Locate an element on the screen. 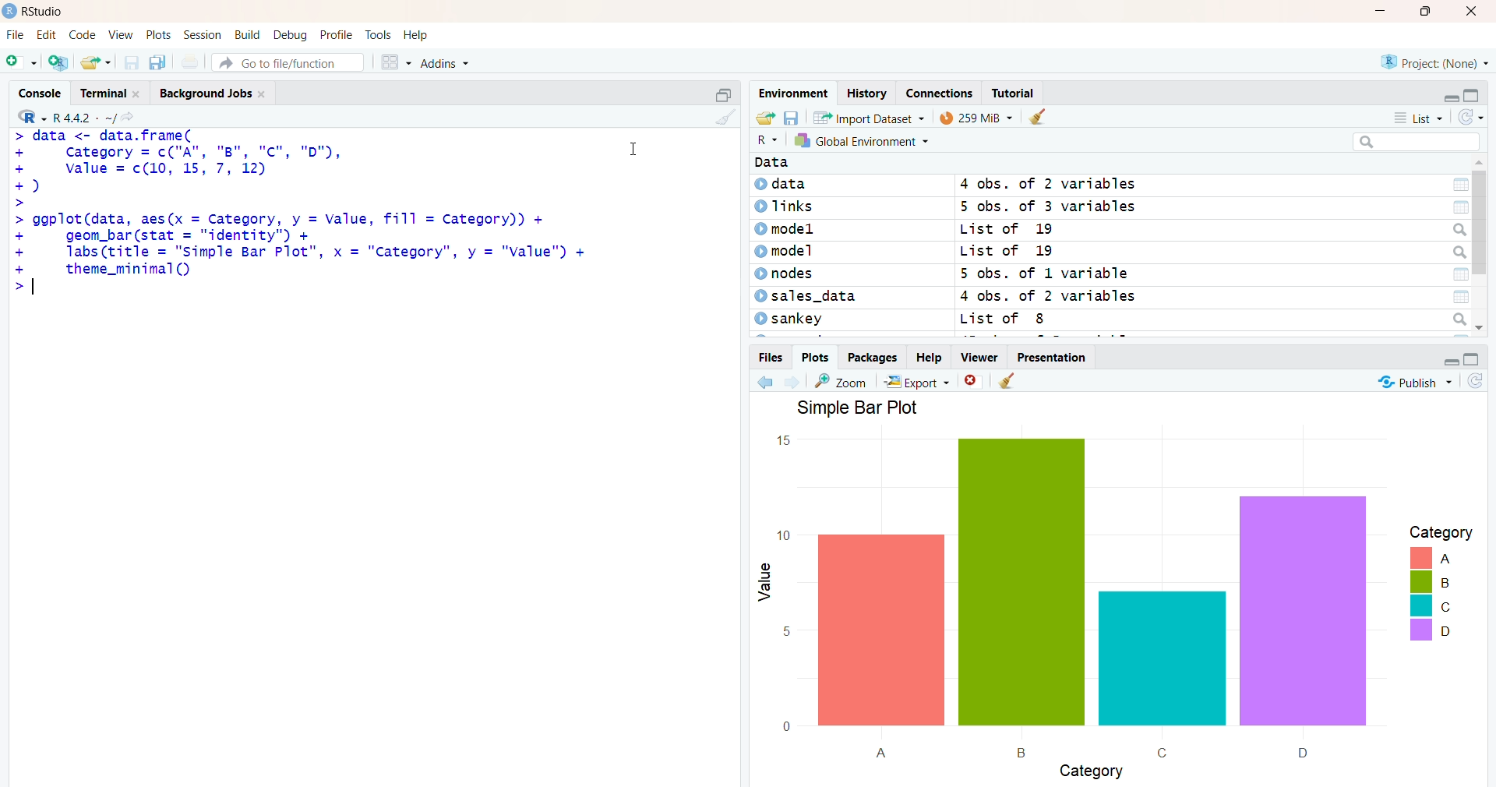 The width and height of the screenshot is (1496, 787). Simple bar plot is located at coordinates (1113, 590).